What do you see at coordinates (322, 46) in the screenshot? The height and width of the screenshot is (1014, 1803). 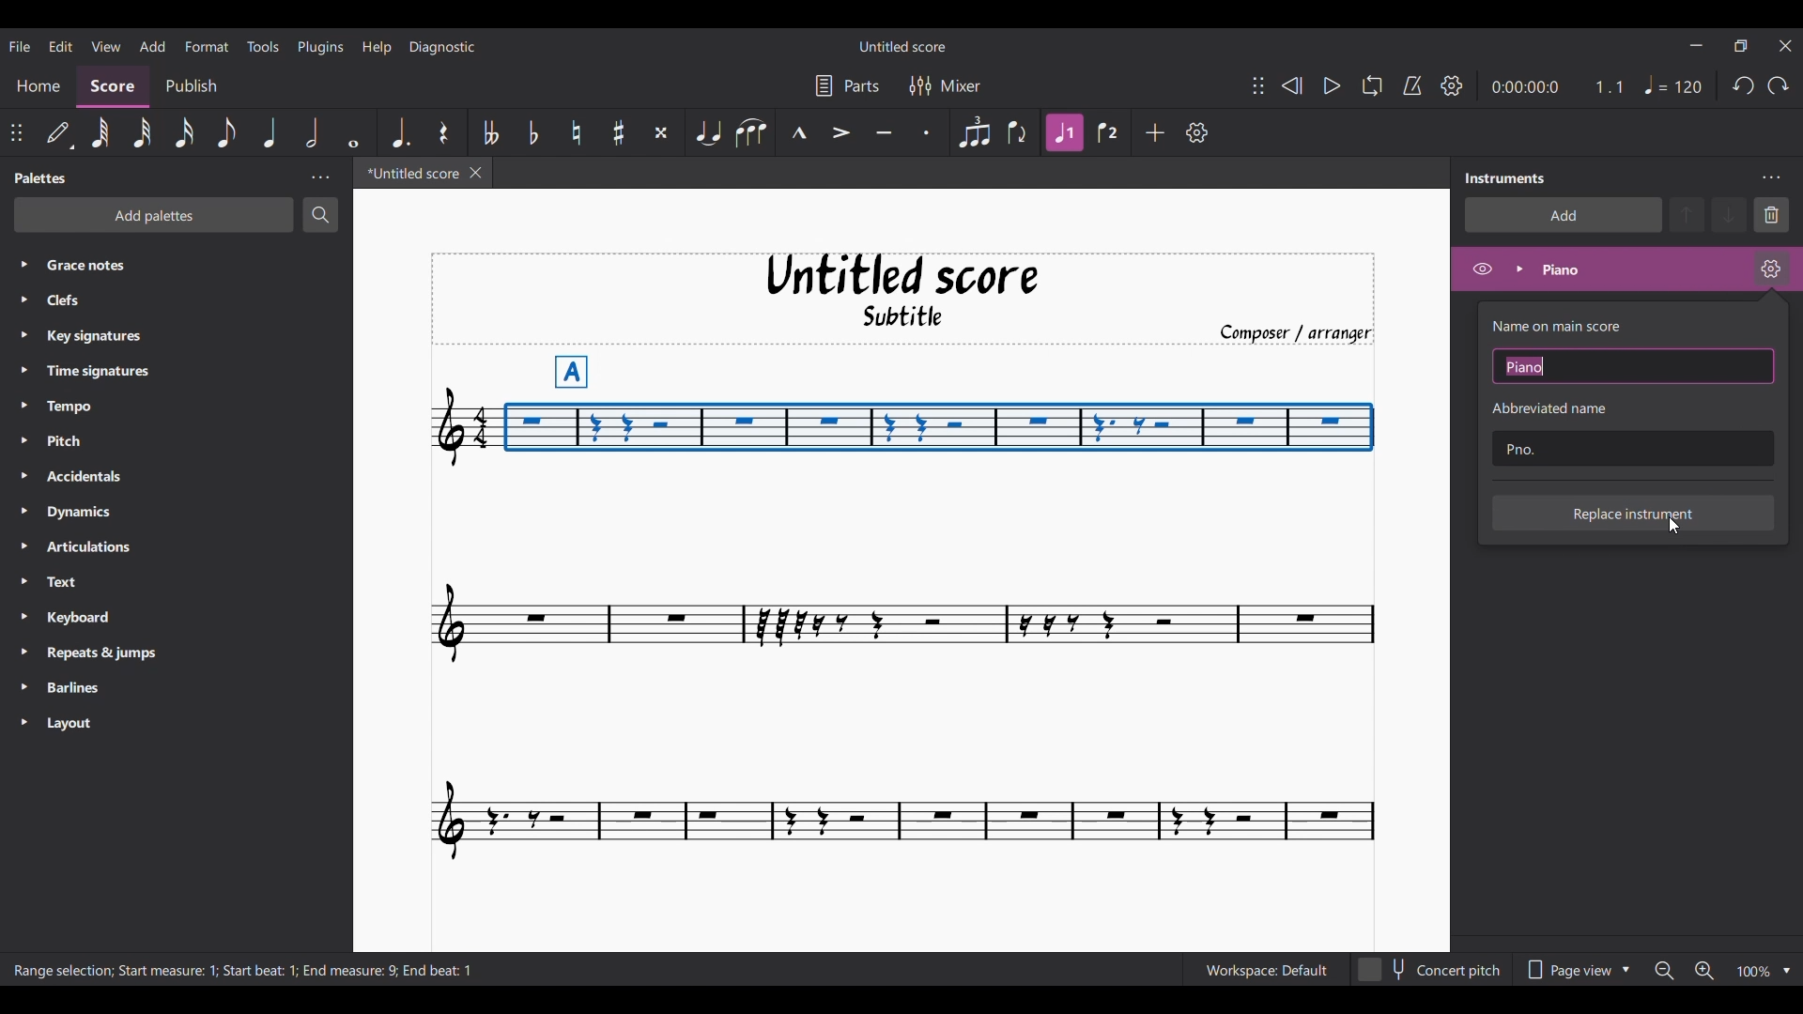 I see `Plugins menu` at bounding box center [322, 46].